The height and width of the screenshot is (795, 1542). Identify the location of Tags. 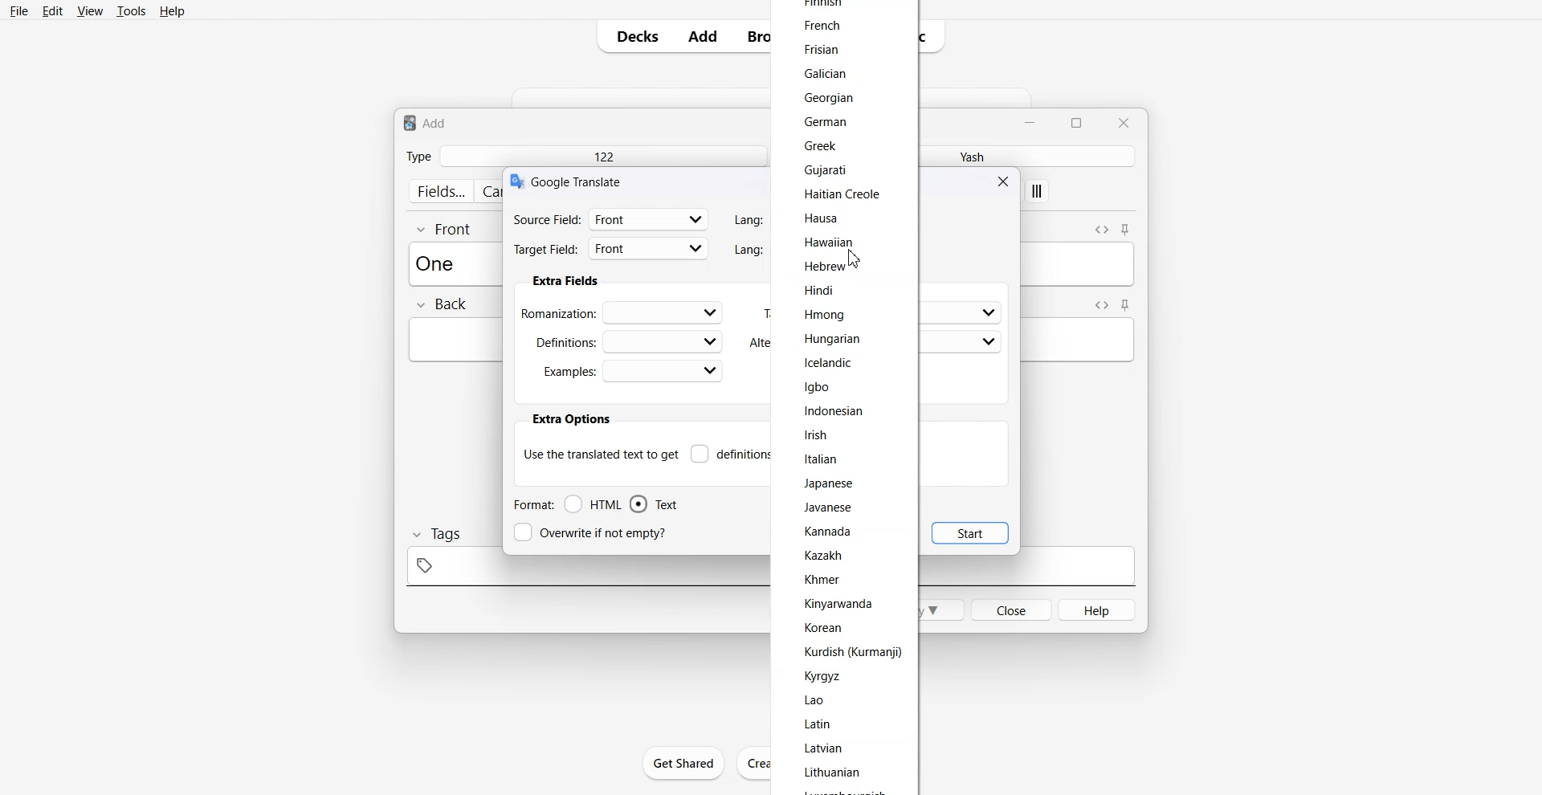
(435, 534).